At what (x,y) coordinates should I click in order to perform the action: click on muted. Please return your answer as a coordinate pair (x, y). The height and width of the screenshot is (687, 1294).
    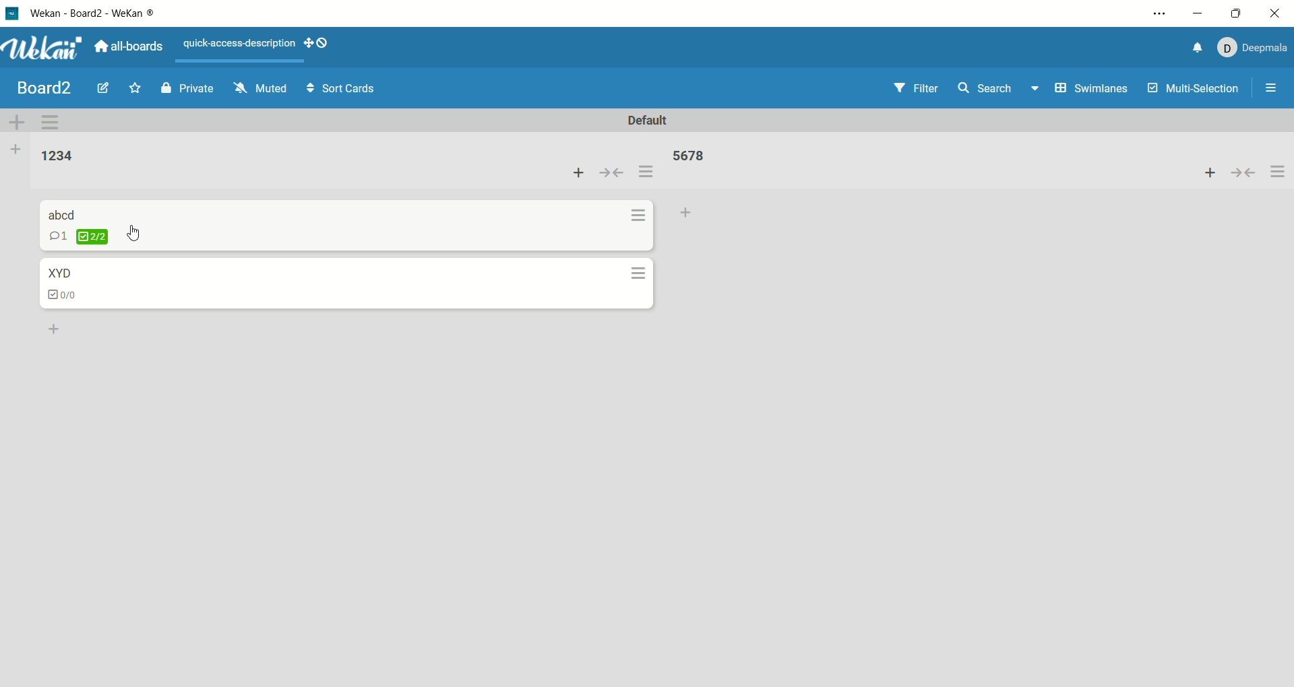
    Looking at the image, I should click on (254, 89).